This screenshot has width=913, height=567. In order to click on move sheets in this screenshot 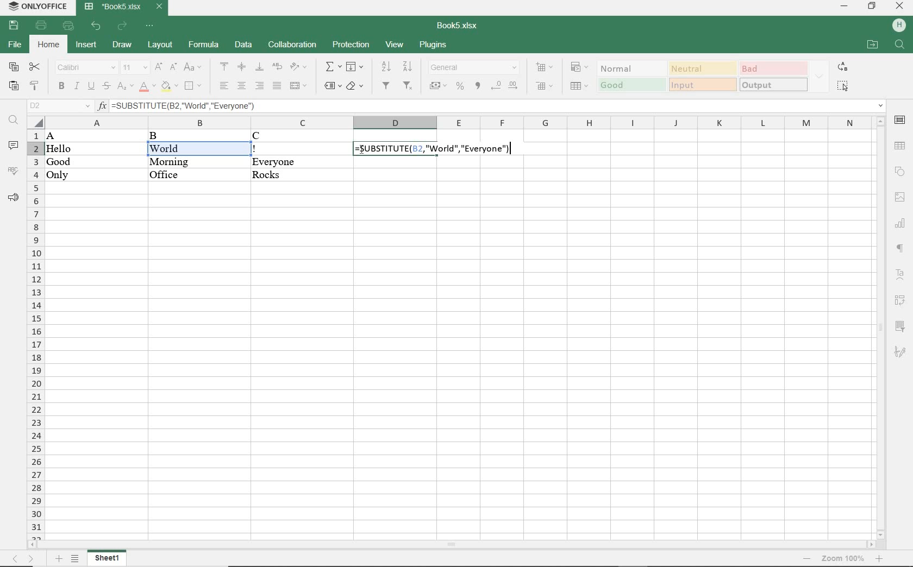, I will do `click(27, 559)`.